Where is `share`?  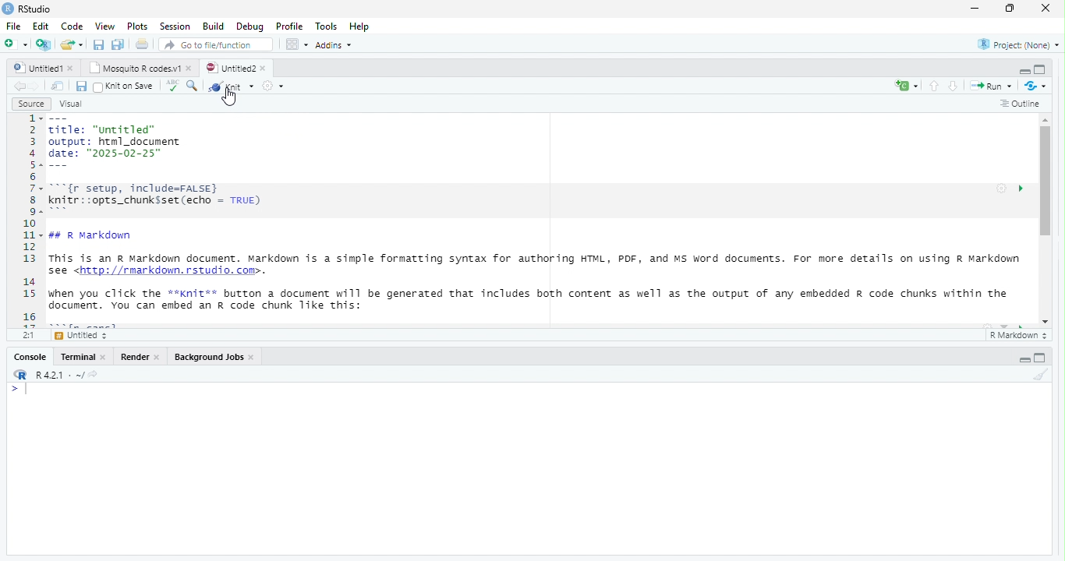
share is located at coordinates (73, 44).